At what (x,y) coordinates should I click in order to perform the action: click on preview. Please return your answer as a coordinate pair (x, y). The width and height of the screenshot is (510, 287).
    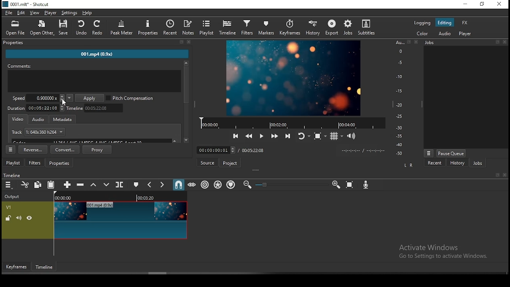
    Looking at the image, I should click on (294, 77).